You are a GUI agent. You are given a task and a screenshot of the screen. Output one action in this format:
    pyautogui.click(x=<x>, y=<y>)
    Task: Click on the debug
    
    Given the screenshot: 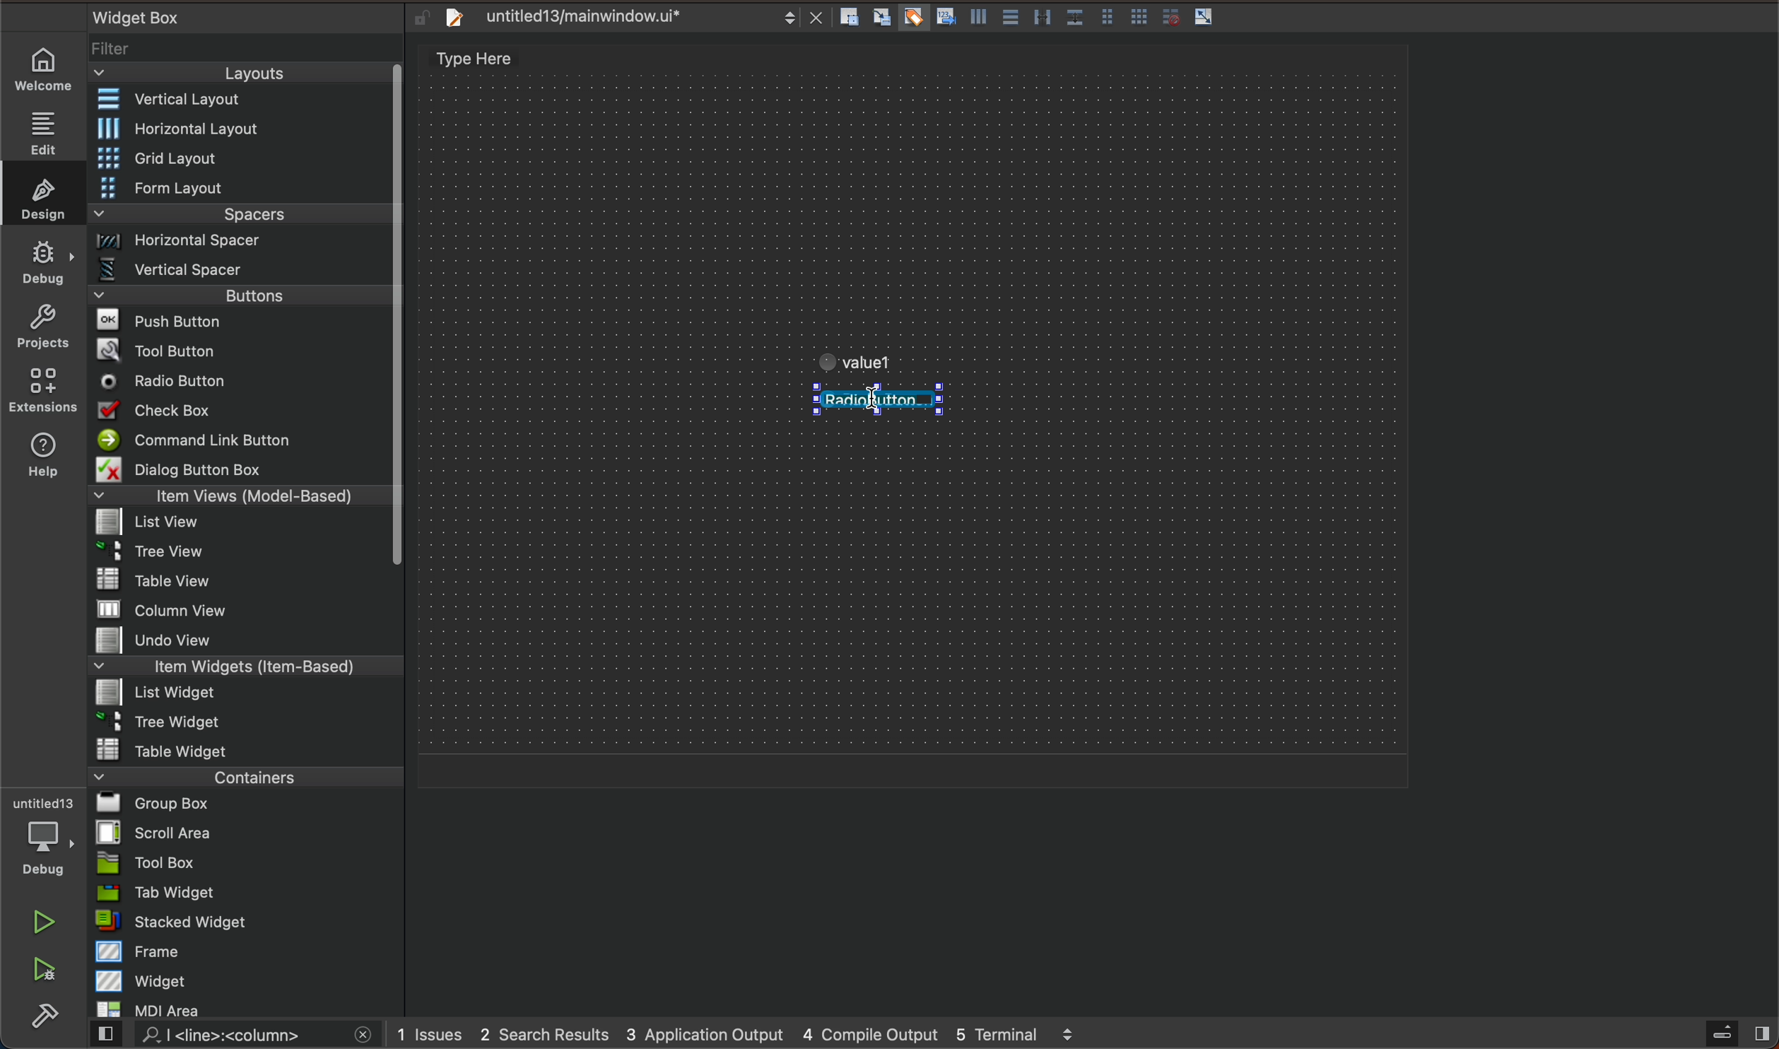 What is the action you would take?
    pyautogui.click(x=52, y=838)
    